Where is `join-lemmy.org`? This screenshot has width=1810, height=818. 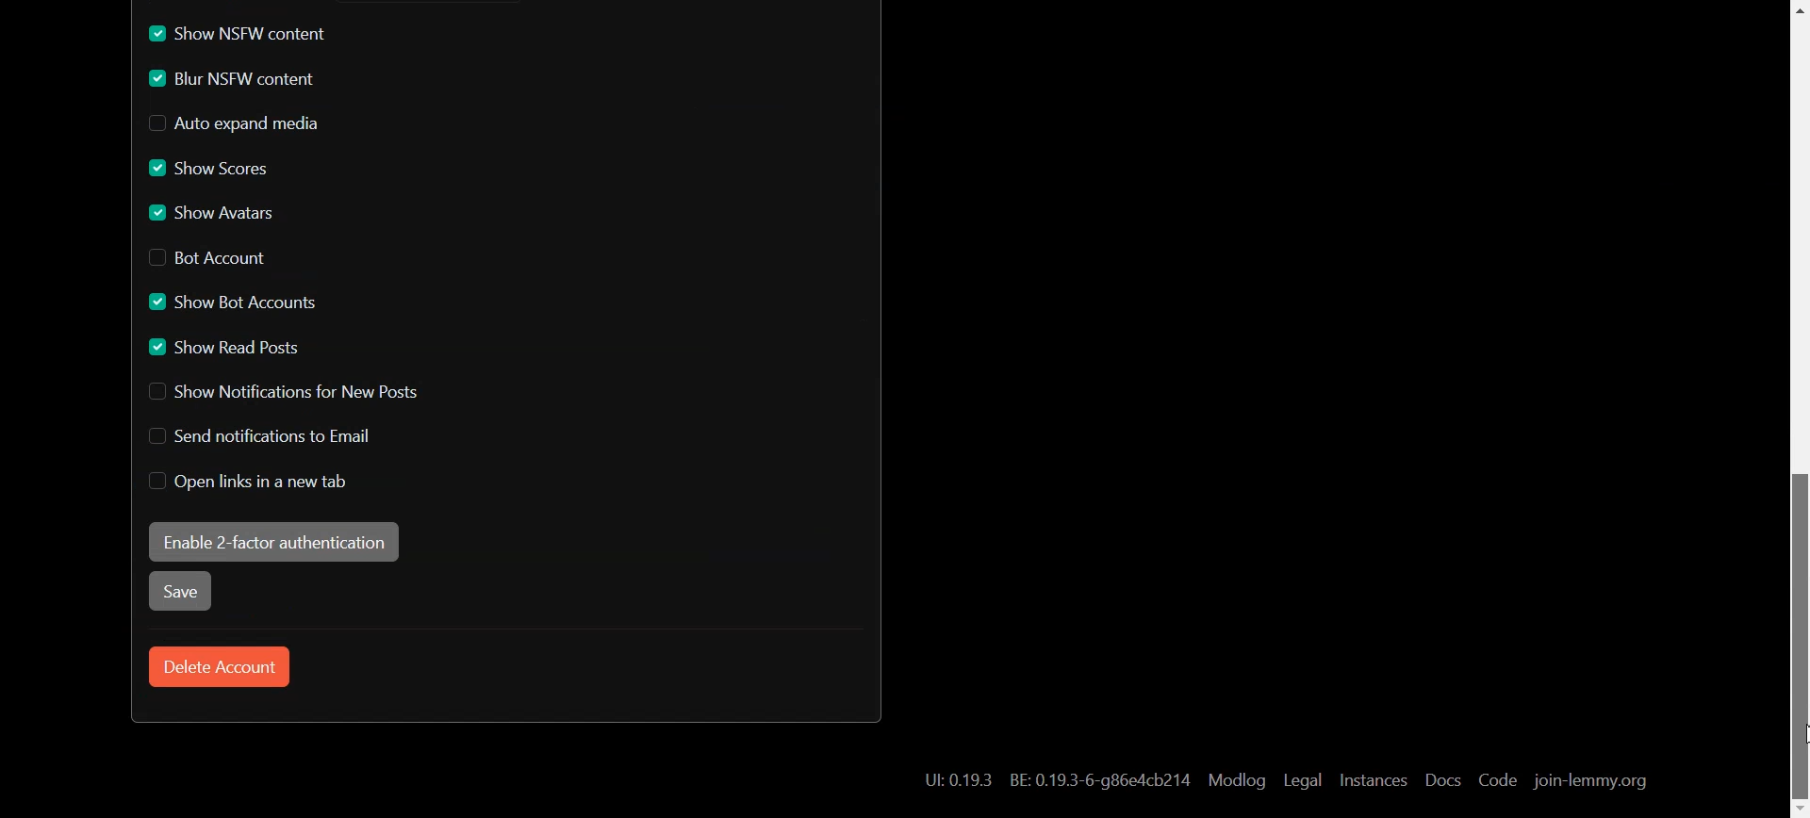 join-lemmy.org is located at coordinates (1589, 780).